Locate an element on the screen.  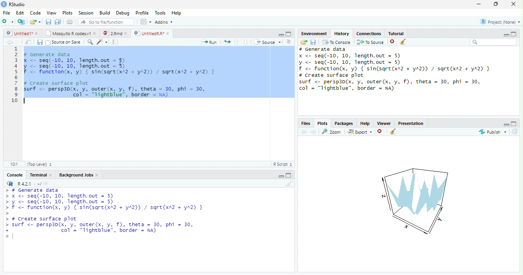
Create a project is located at coordinates (21, 22).